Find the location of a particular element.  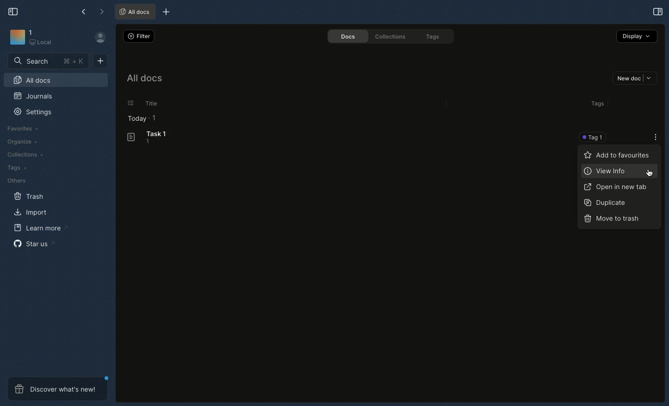

Filter is located at coordinates (139, 37).